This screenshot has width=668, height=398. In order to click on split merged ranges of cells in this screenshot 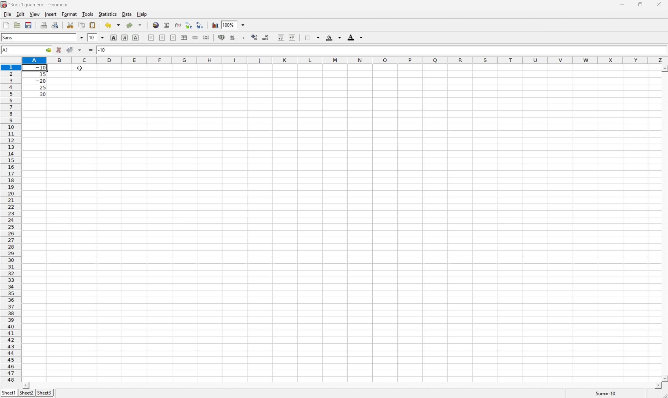, I will do `click(206, 37)`.